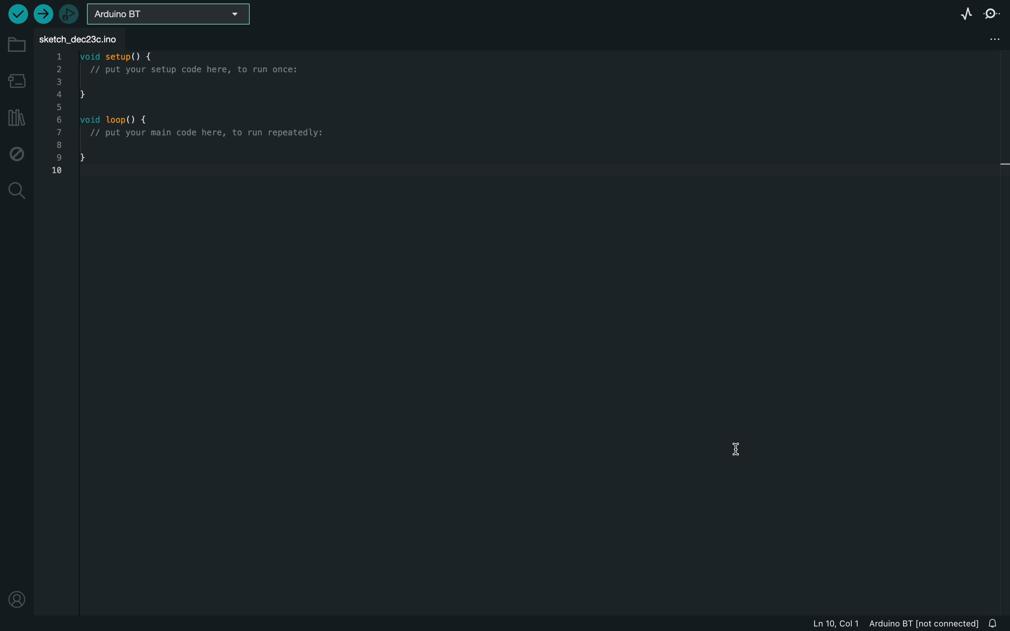 The width and height of the screenshot is (1010, 631). I want to click on verify, so click(16, 14).